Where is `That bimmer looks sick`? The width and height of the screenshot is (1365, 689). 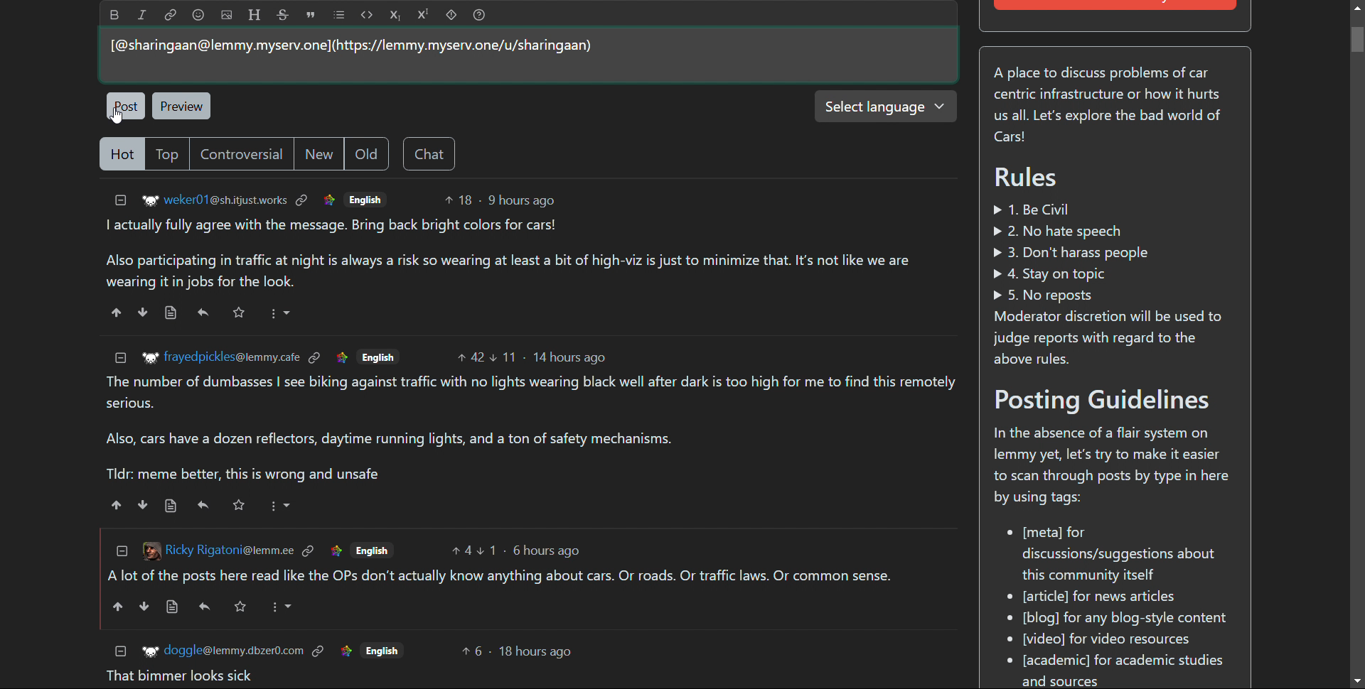 That bimmer looks sick is located at coordinates (179, 676).